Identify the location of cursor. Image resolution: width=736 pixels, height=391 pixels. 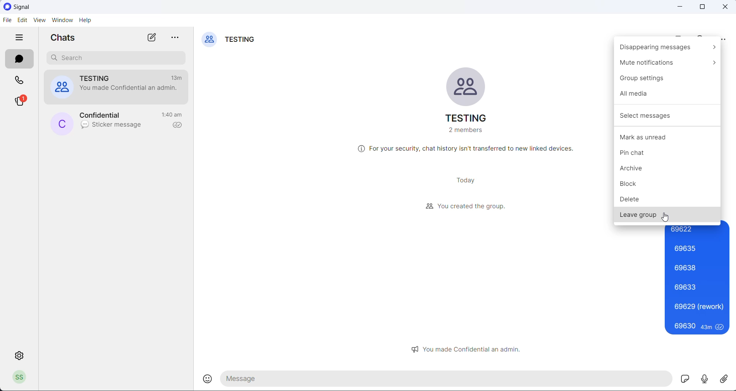
(665, 219).